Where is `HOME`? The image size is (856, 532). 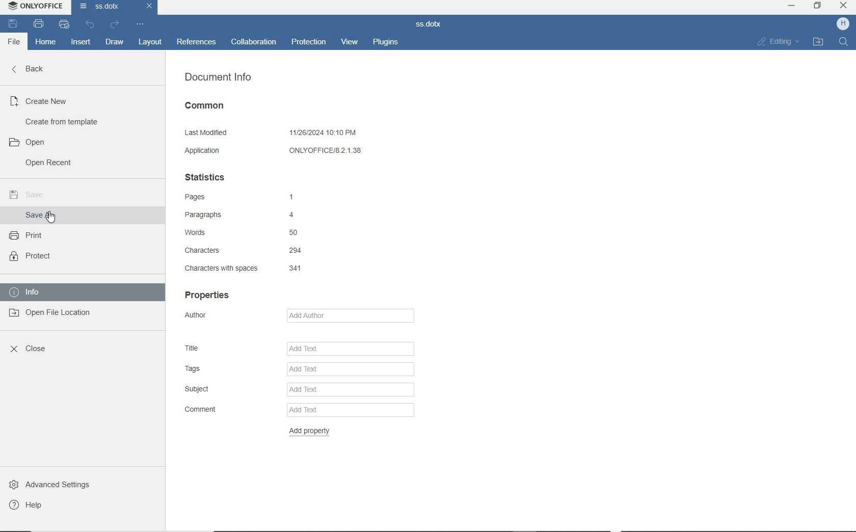 HOME is located at coordinates (45, 43).